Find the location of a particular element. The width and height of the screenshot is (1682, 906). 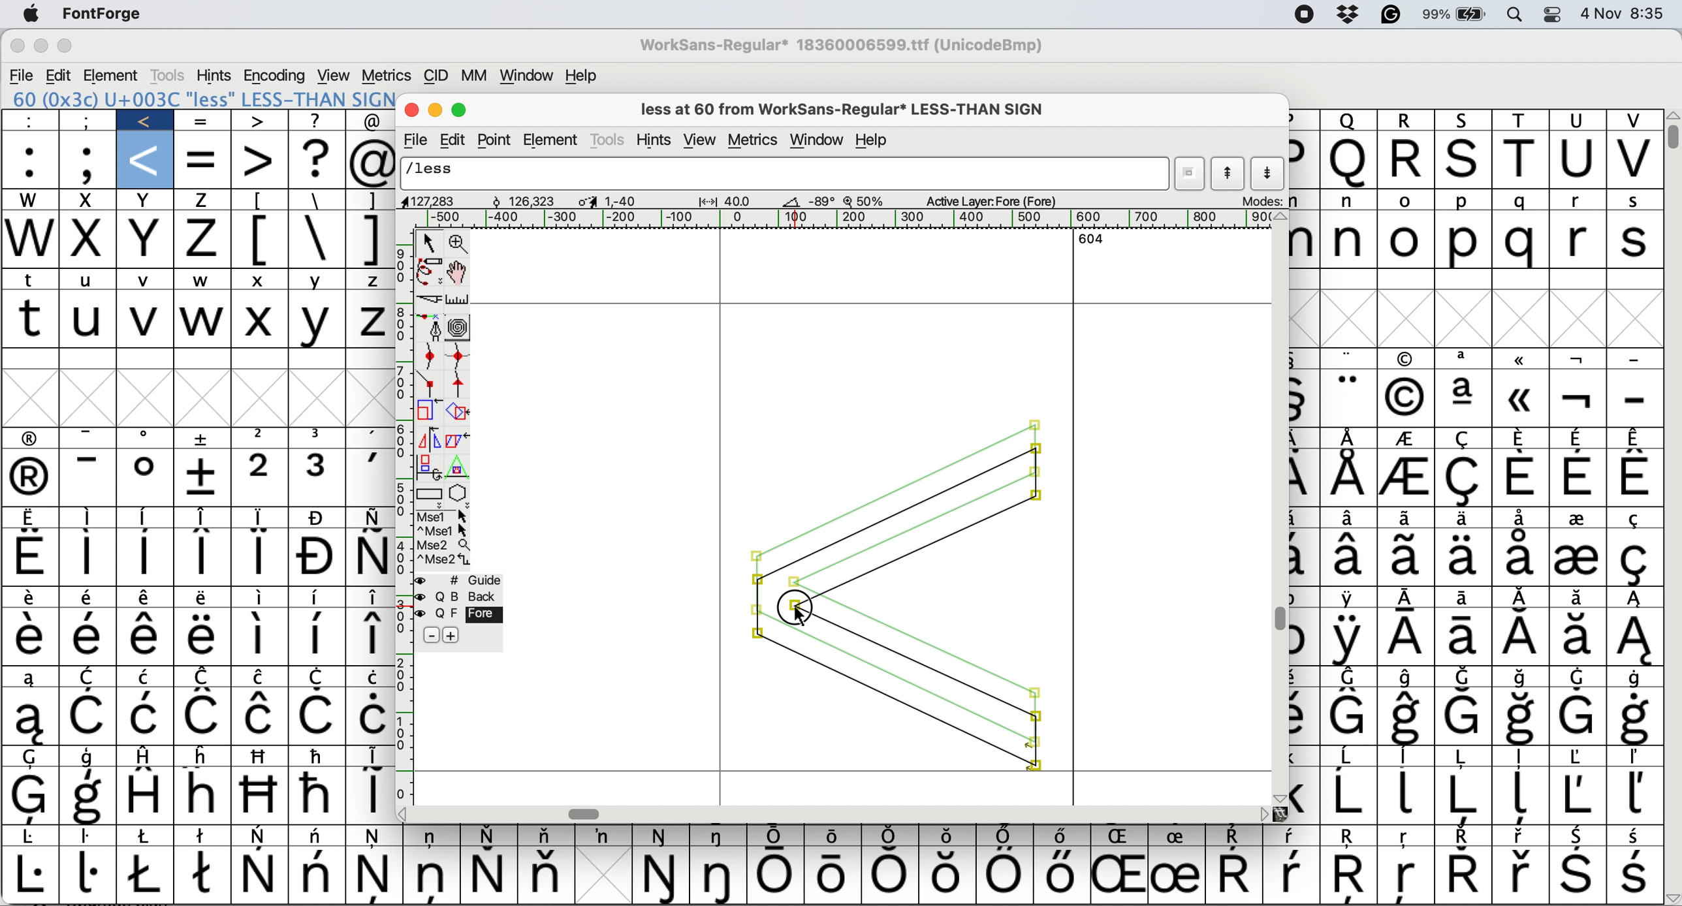

Symbol is located at coordinates (1579, 518).